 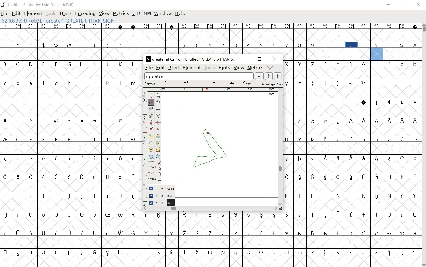 What do you see at coordinates (210, 209) in the screenshot?
I see `scrollbar` at bounding box center [210, 209].